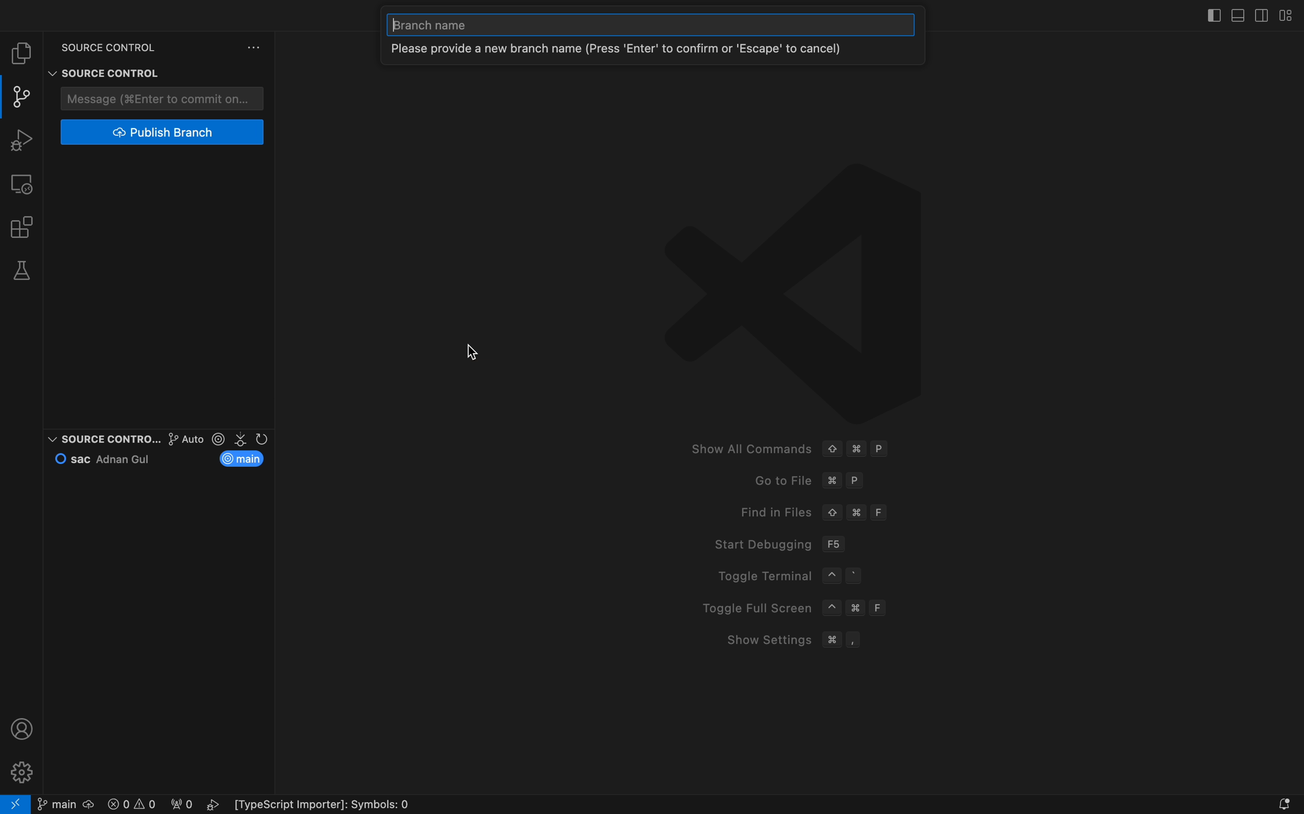 This screenshot has width=1304, height=814. Describe the element at coordinates (1284, 803) in the screenshot. I see `Notifications ` at that location.